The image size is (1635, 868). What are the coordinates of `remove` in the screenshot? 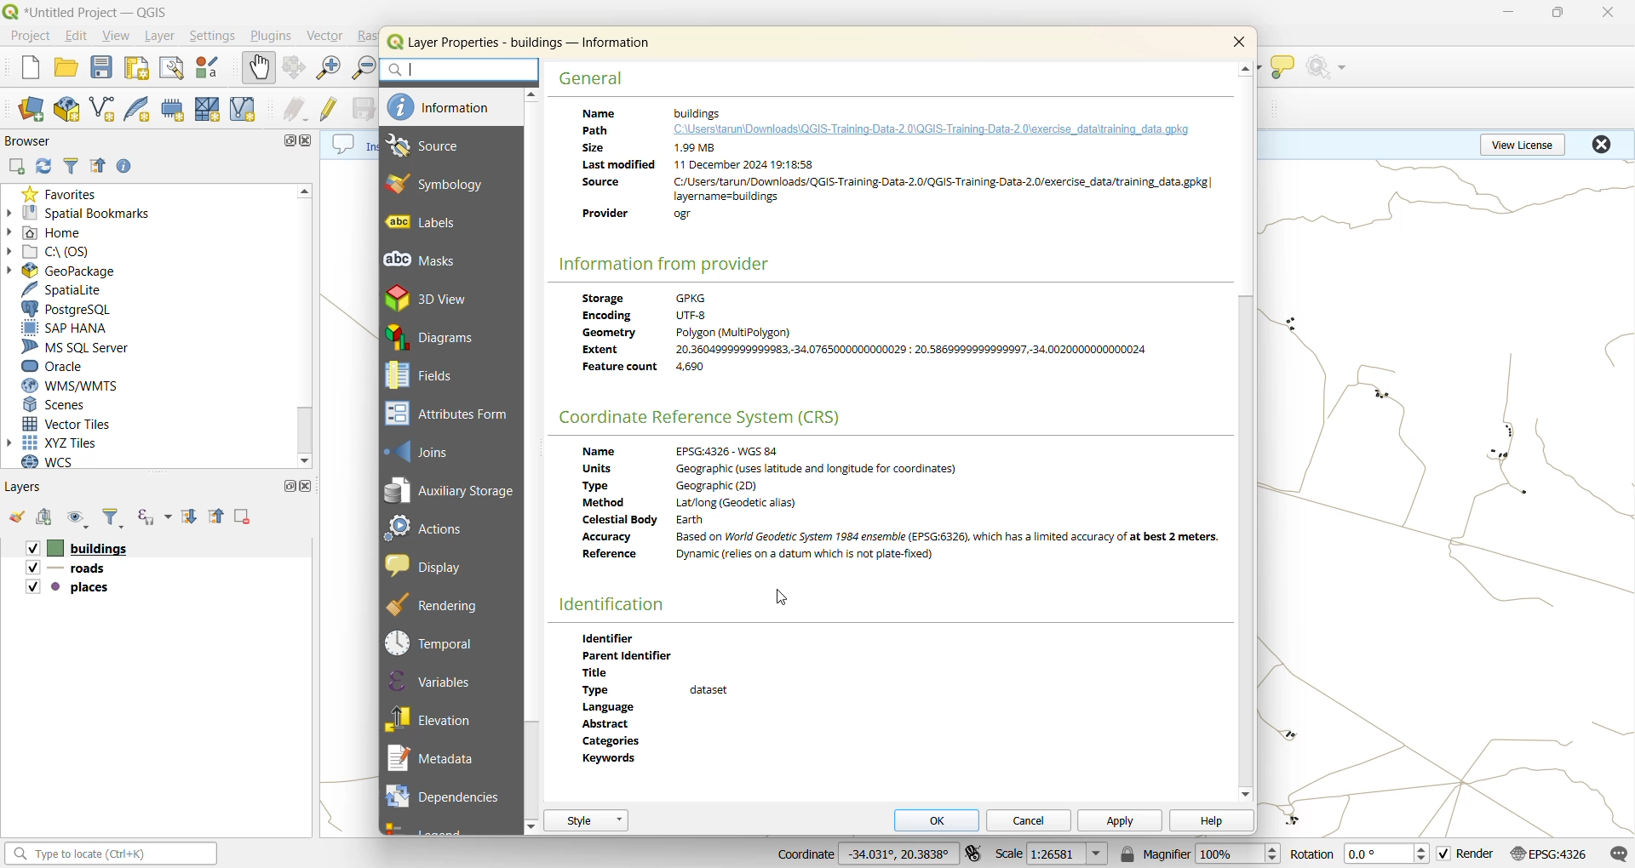 It's located at (248, 518).